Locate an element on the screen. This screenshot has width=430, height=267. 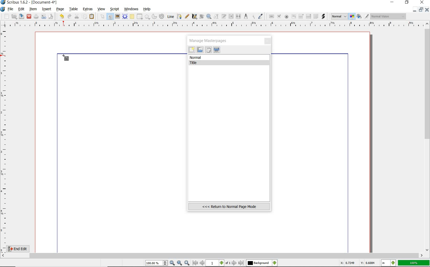
spiral is located at coordinates (162, 16).